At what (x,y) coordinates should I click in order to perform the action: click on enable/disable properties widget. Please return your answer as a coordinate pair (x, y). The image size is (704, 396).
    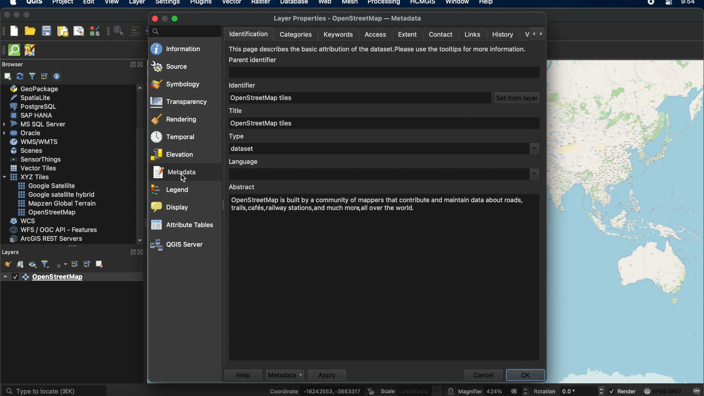
    Looking at the image, I should click on (57, 76).